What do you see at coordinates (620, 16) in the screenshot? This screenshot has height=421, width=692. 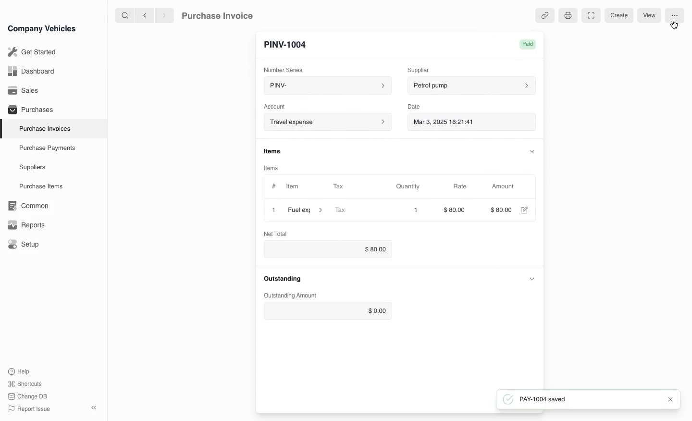 I see `create` at bounding box center [620, 16].